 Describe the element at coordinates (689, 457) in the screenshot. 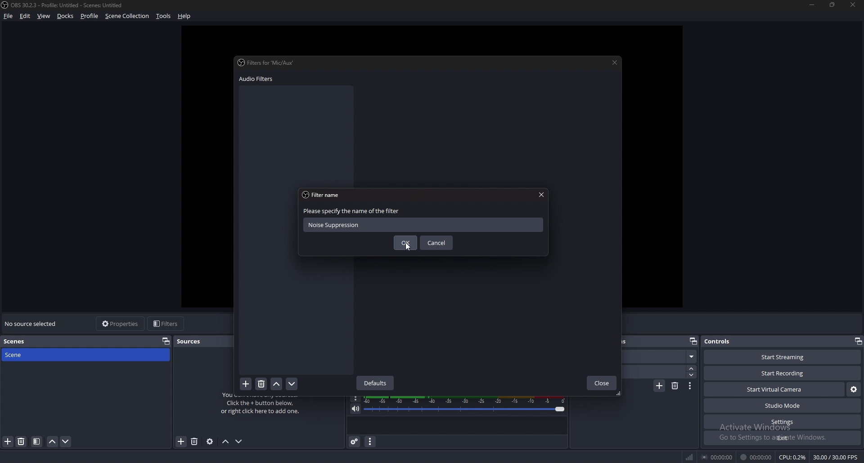

I see `network` at that location.